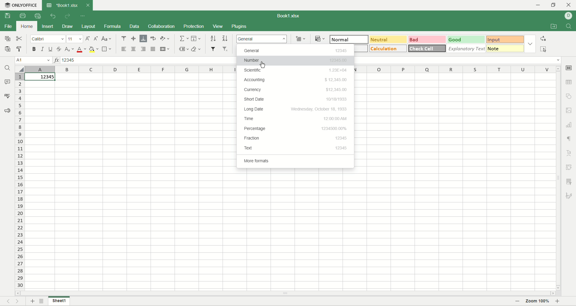 The image size is (576, 306). What do you see at coordinates (544, 50) in the screenshot?
I see `select all` at bounding box center [544, 50].